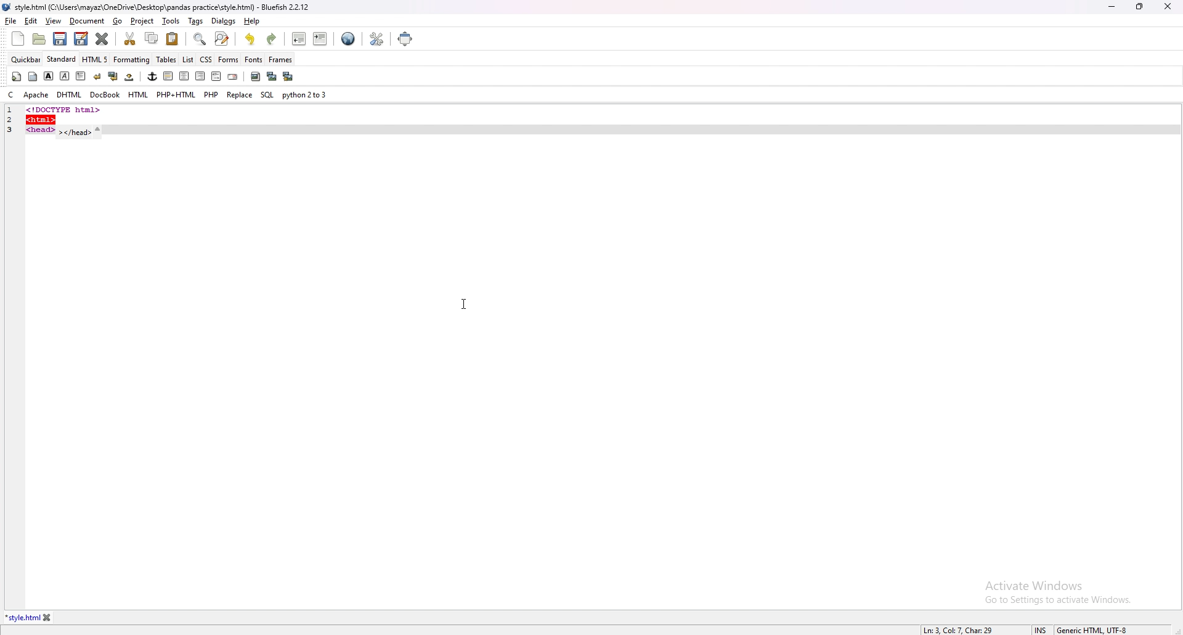 The width and height of the screenshot is (1183, 635). What do you see at coordinates (224, 21) in the screenshot?
I see `dialogs` at bounding box center [224, 21].